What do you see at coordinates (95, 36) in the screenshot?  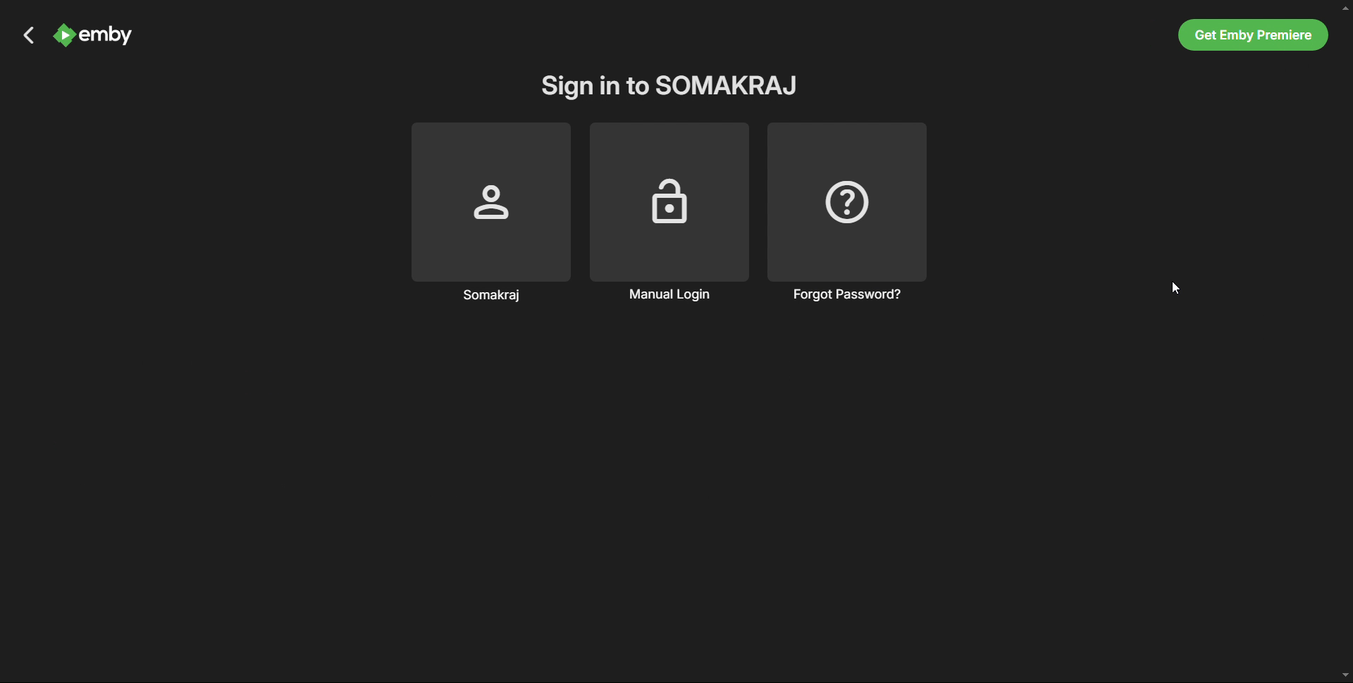 I see `logo` at bounding box center [95, 36].